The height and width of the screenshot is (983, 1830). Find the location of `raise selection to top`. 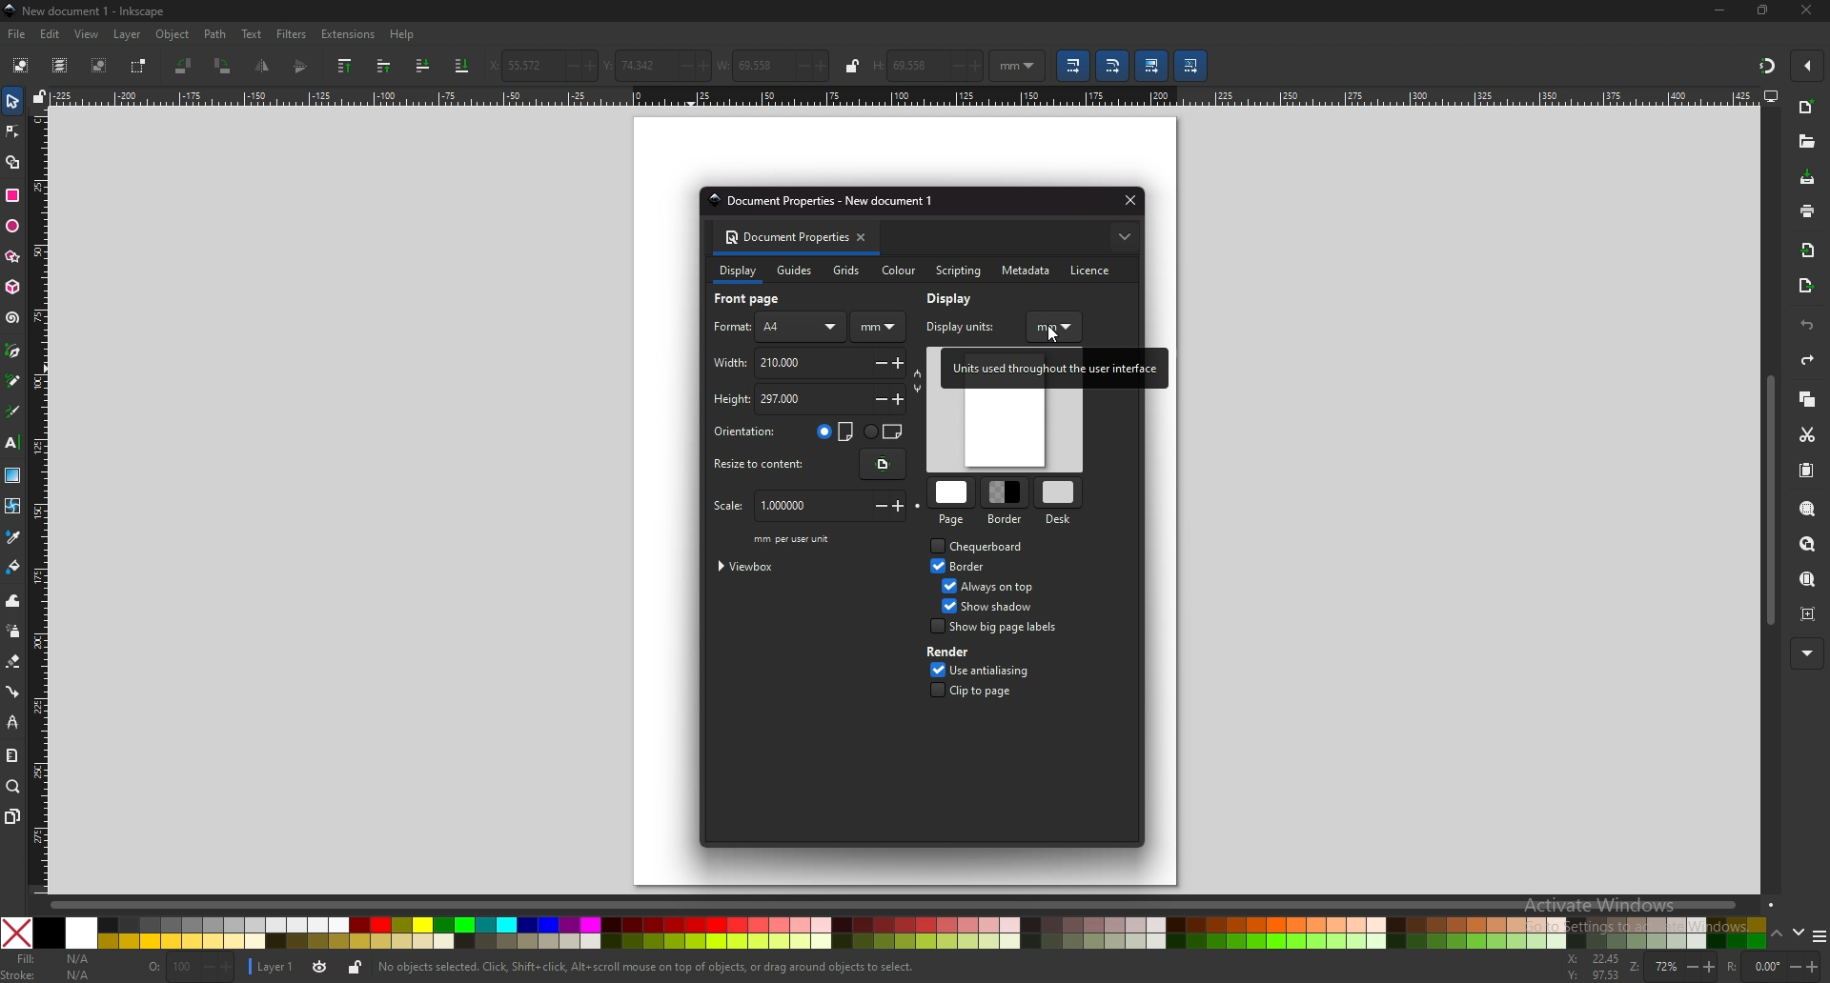

raise selection to top is located at coordinates (345, 66).